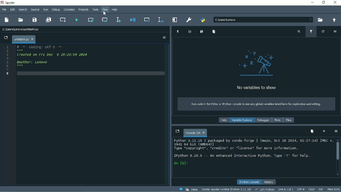  I want to click on Options, so click(336, 132).